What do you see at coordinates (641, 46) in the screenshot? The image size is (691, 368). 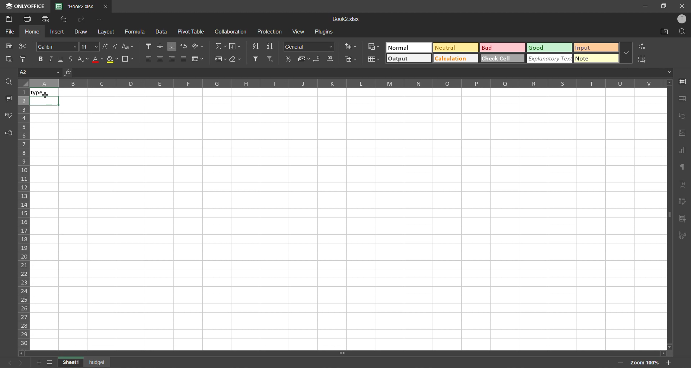 I see `replace` at bounding box center [641, 46].